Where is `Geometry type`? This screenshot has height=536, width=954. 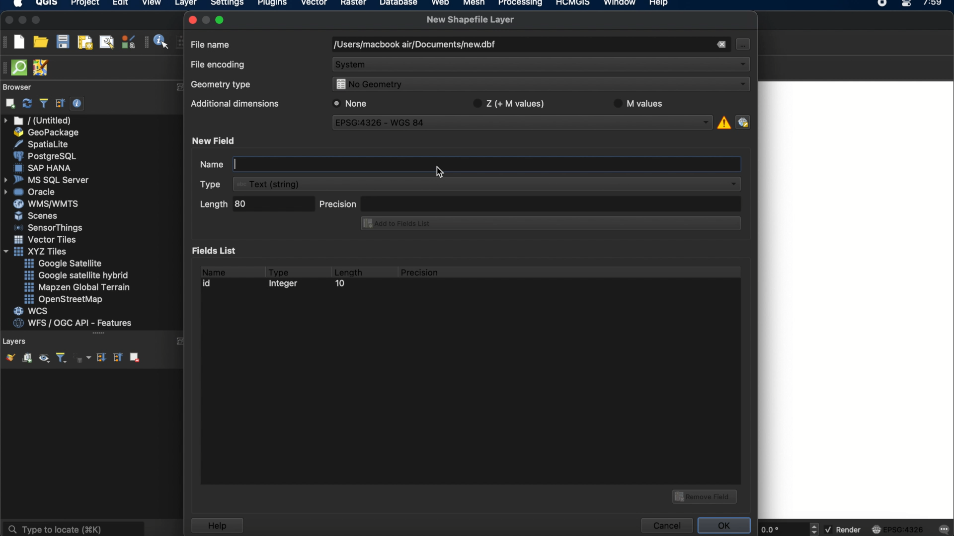 Geometry type is located at coordinates (224, 86).